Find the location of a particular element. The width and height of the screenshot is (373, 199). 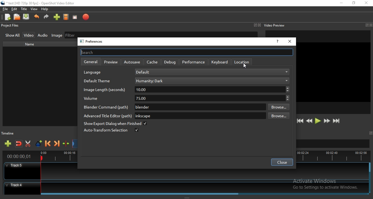

Full screen  is located at coordinates (76, 17).